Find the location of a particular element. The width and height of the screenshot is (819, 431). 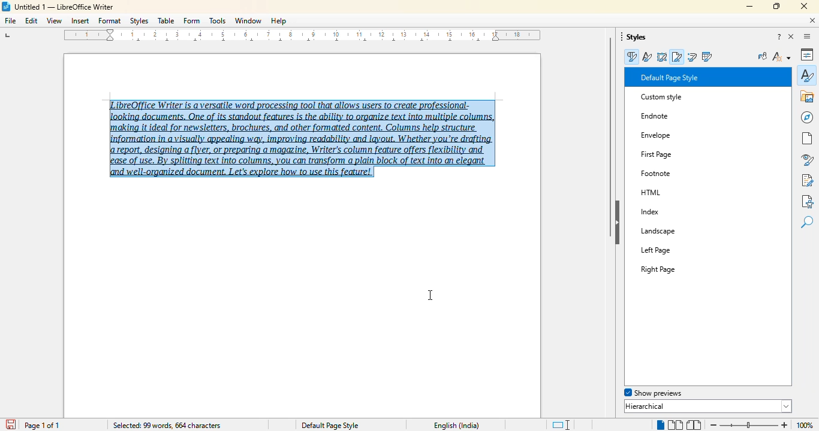

Envelope is located at coordinates (681, 114).